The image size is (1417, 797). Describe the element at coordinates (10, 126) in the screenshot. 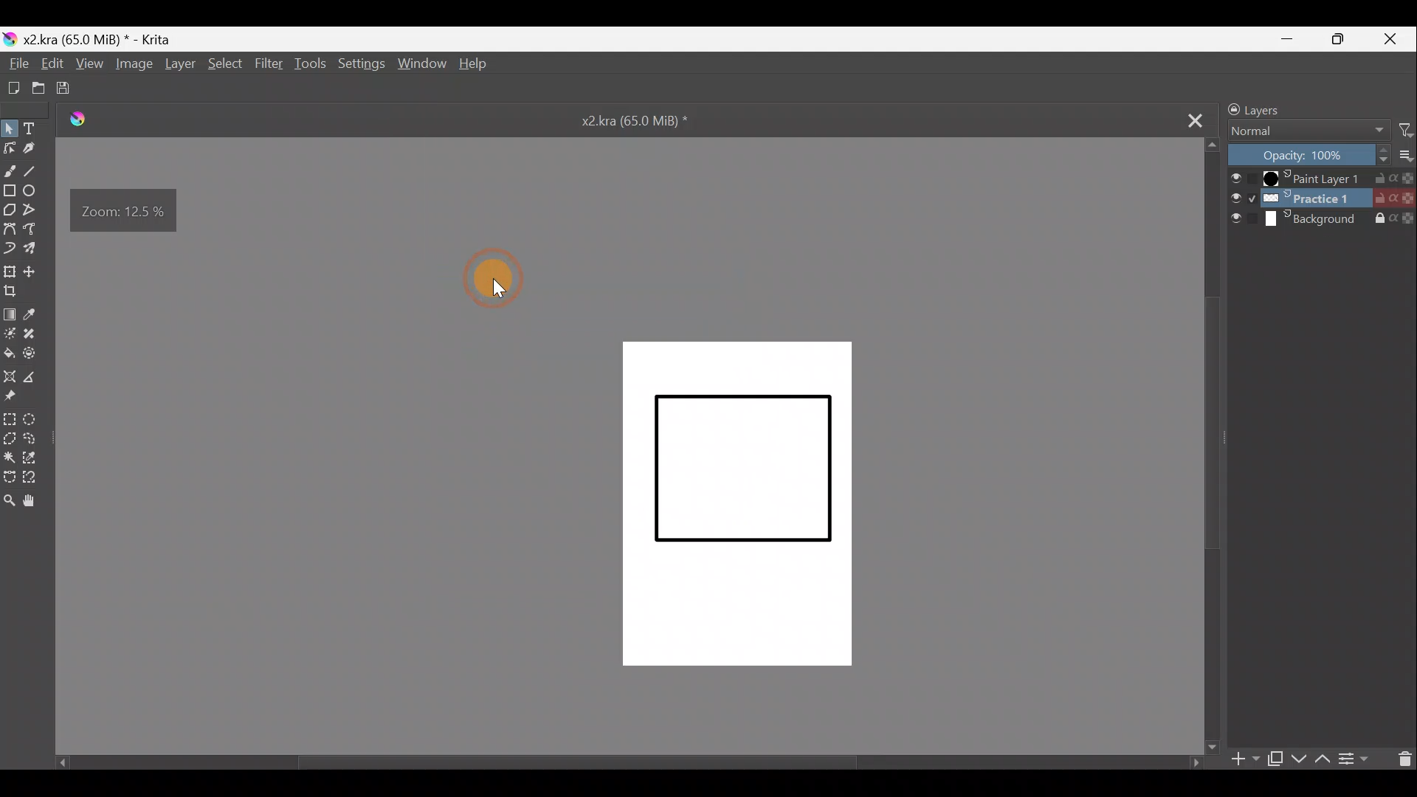

I see `Select shapes tool` at that location.